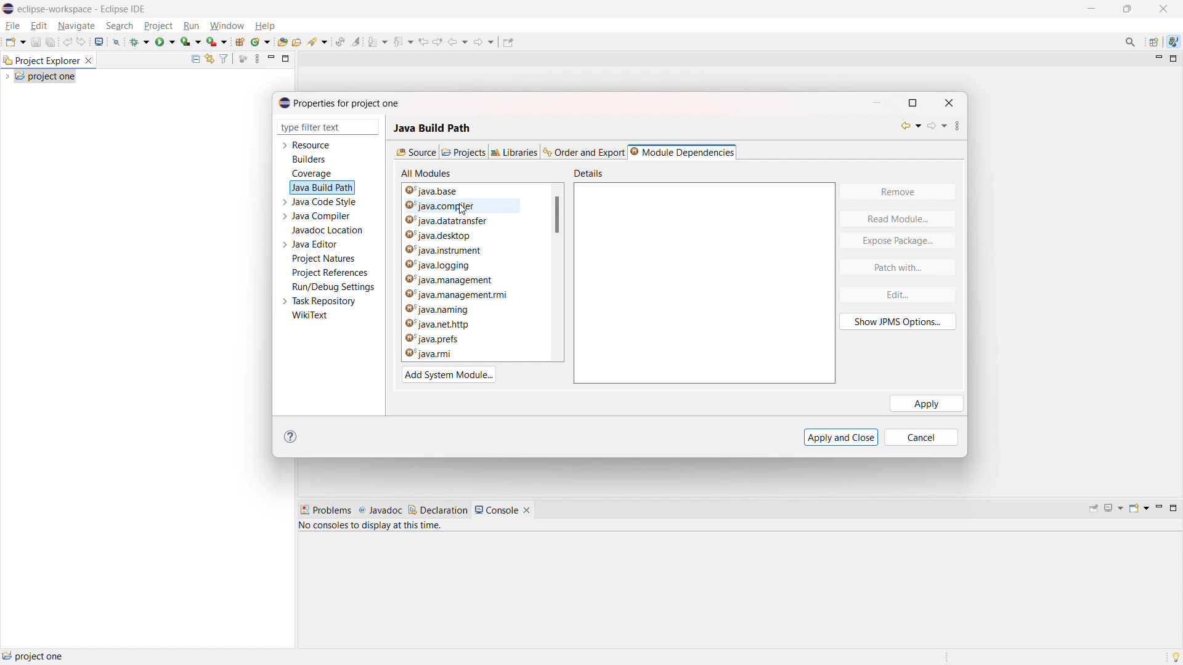 This screenshot has height=665, width=1183. What do you see at coordinates (918, 102) in the screenshot?
I see `maximize` at bounding box center [918, 102].